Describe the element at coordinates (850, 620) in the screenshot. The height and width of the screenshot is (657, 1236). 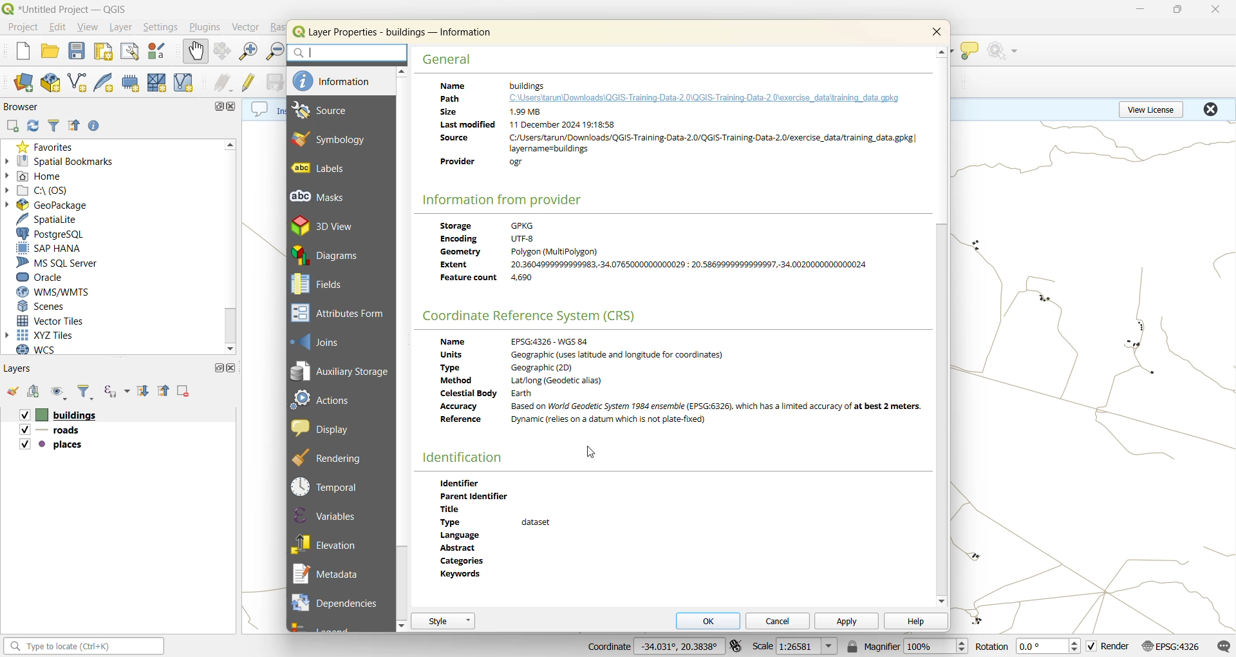
I see `apply` at that location.